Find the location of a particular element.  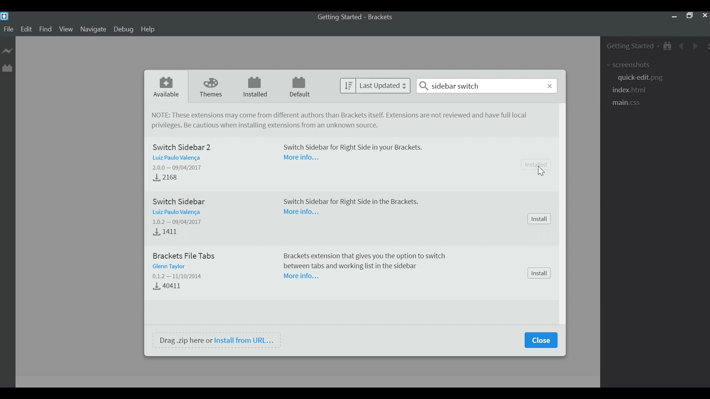

Switch Sidebar for Right Side in your Brackets is located at coordinates (357, 146).